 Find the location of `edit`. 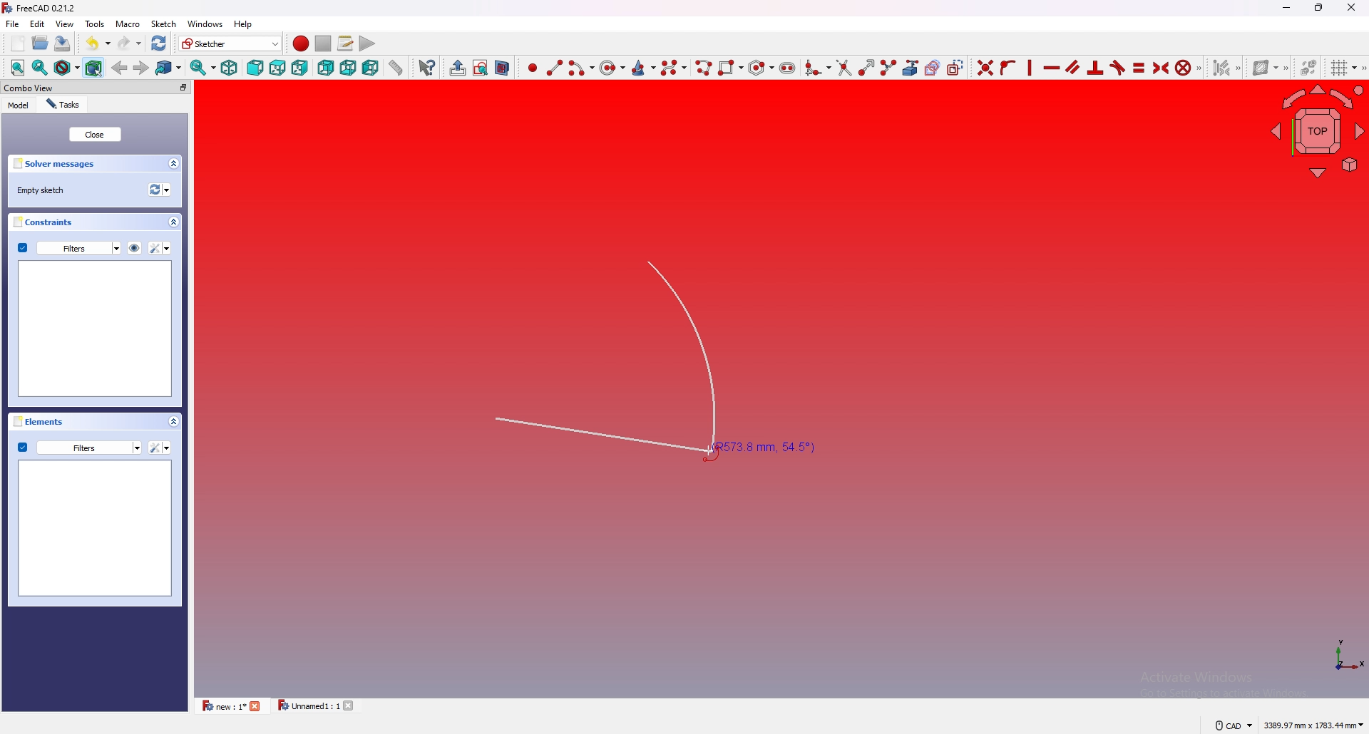

edit is located at coordinates (40, 24).